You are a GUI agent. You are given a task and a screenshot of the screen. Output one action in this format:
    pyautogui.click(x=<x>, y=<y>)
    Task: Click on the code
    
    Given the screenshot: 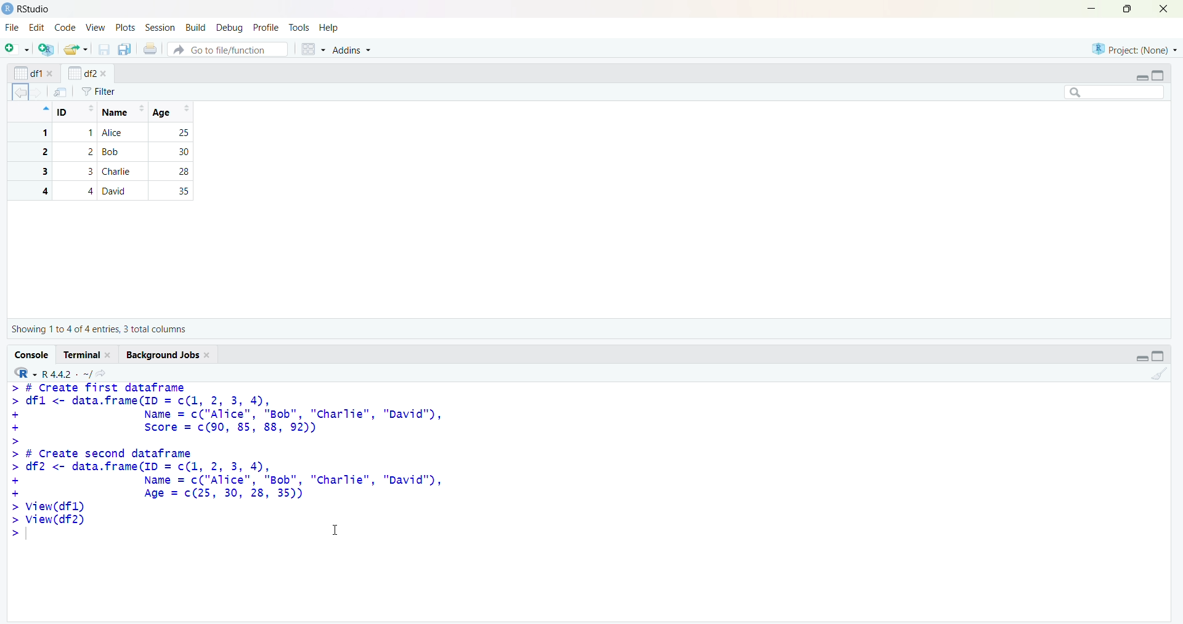 What is the action you would take?
    pyautogui.click(x=66, y=27)
    